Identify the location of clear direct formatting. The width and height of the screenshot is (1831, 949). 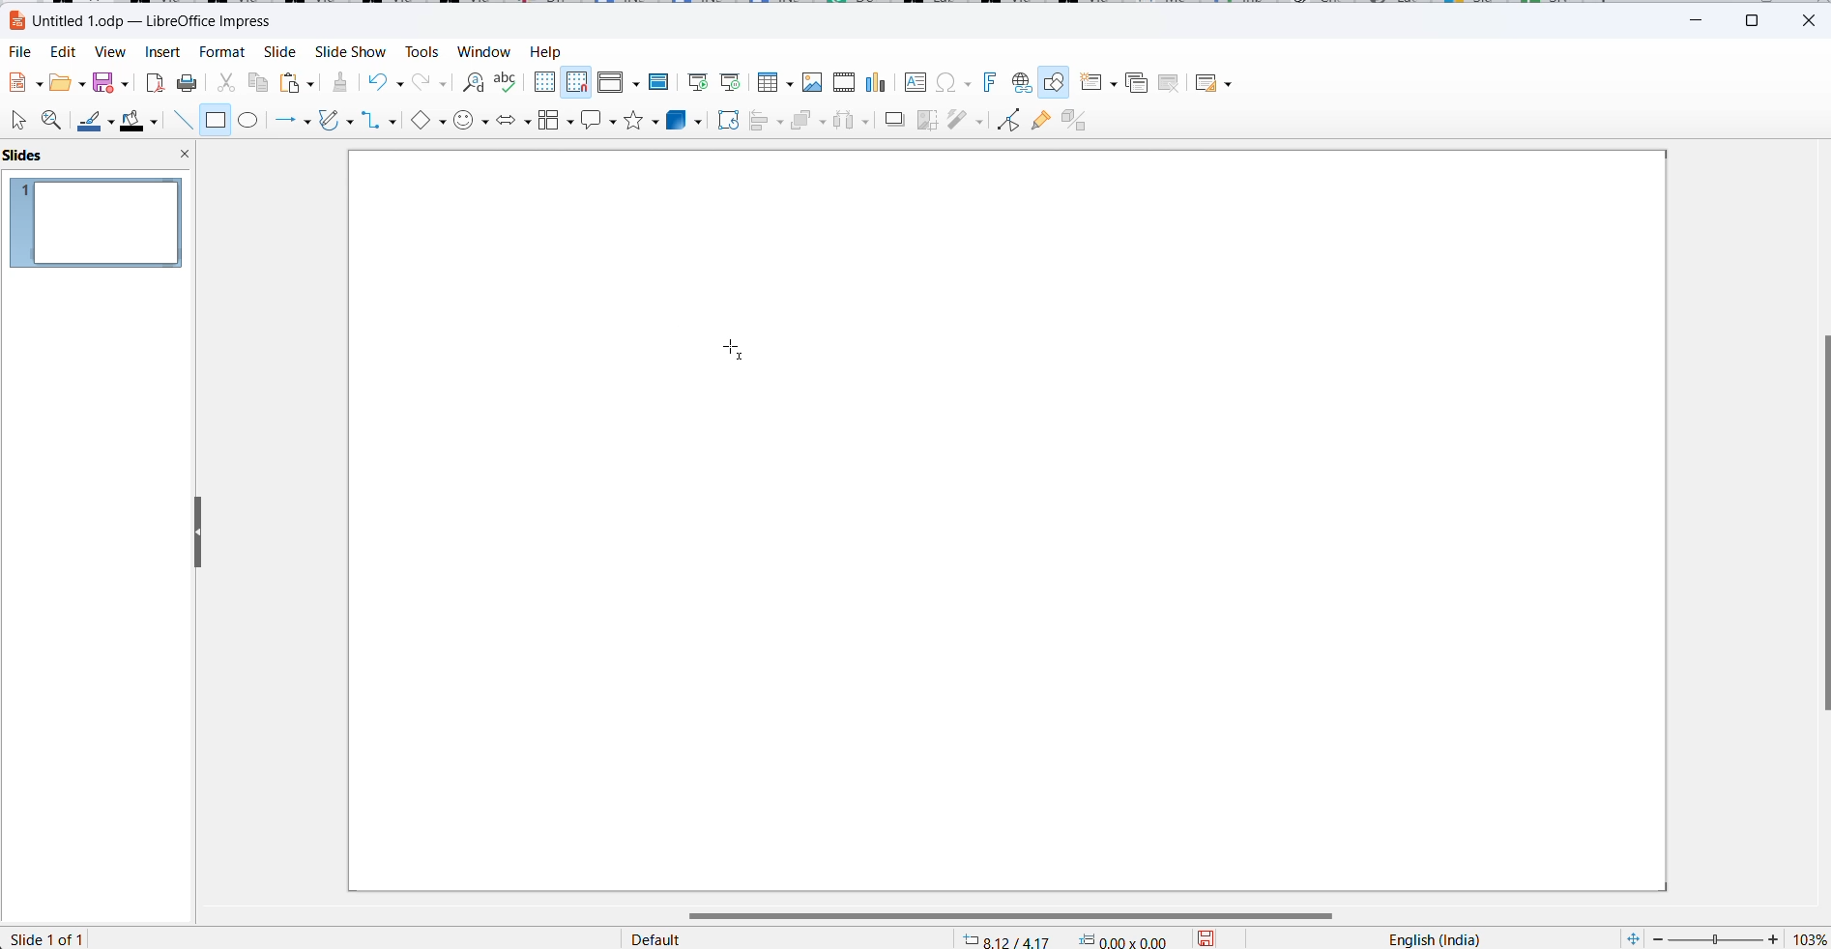
(338, 82).